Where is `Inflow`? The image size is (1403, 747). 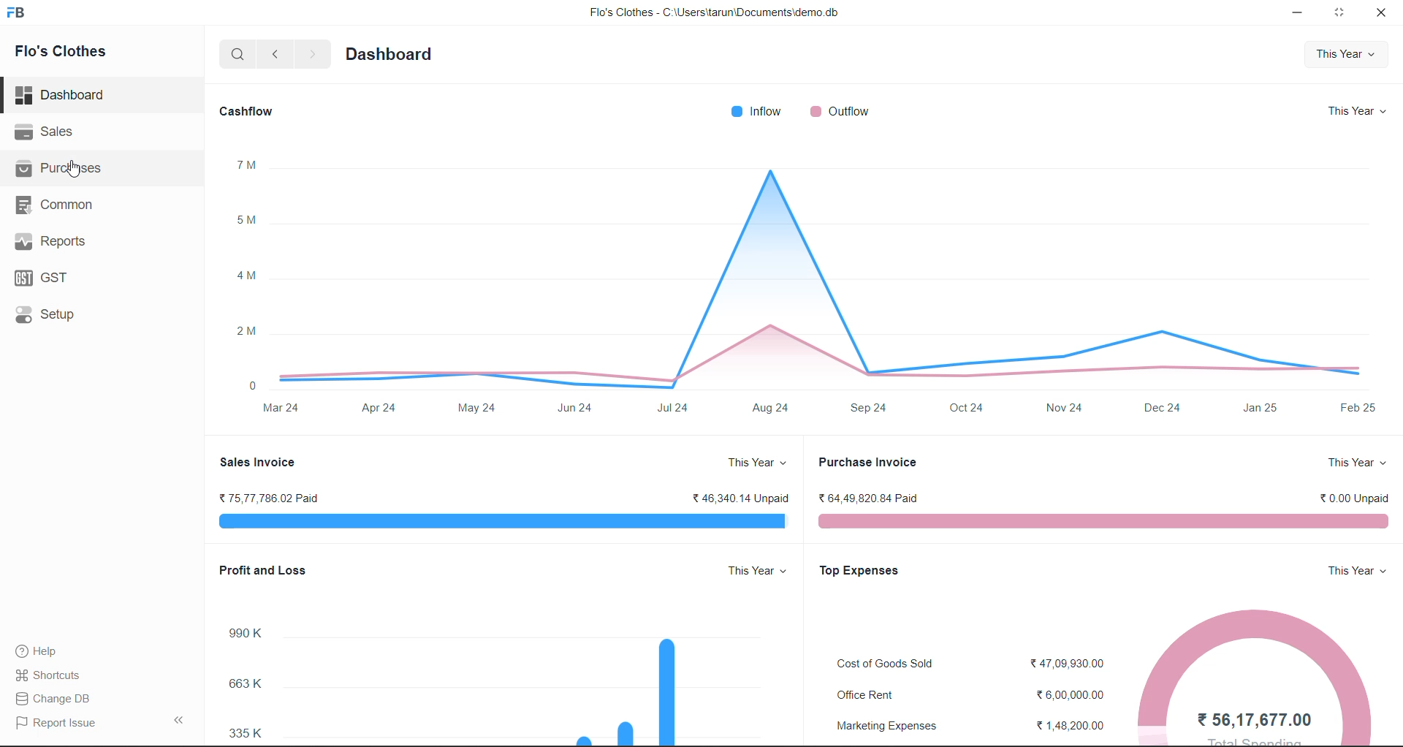
Inflow is located at coordinates (762, 111).